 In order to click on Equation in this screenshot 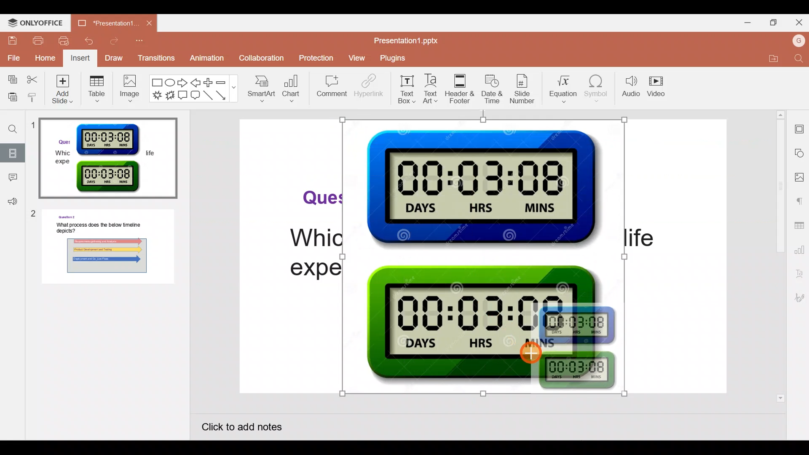, I will do `click(563, 89)`.